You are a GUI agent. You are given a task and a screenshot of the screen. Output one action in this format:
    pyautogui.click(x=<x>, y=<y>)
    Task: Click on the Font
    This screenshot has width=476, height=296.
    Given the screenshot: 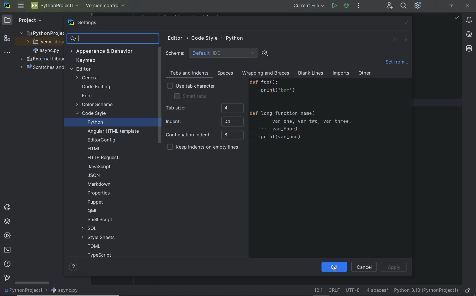 What is the action you would take?
    pyautogui.click(x=87, y=96)
    